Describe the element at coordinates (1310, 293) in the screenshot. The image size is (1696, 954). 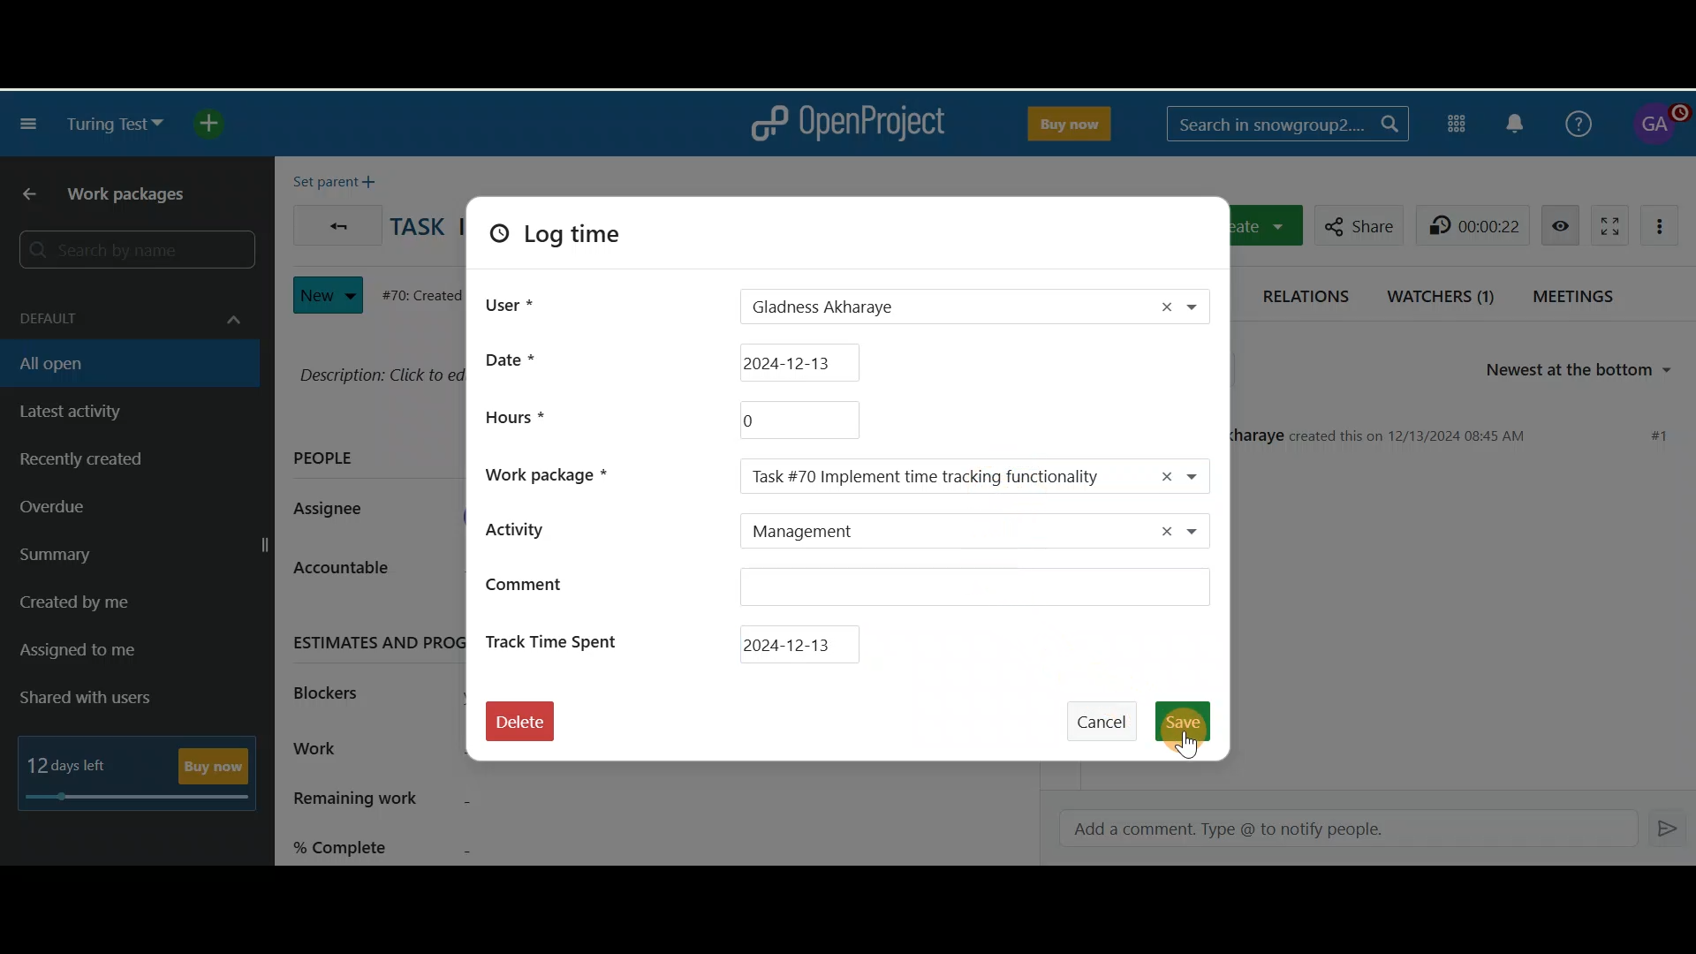
I see `Relations` at that location.